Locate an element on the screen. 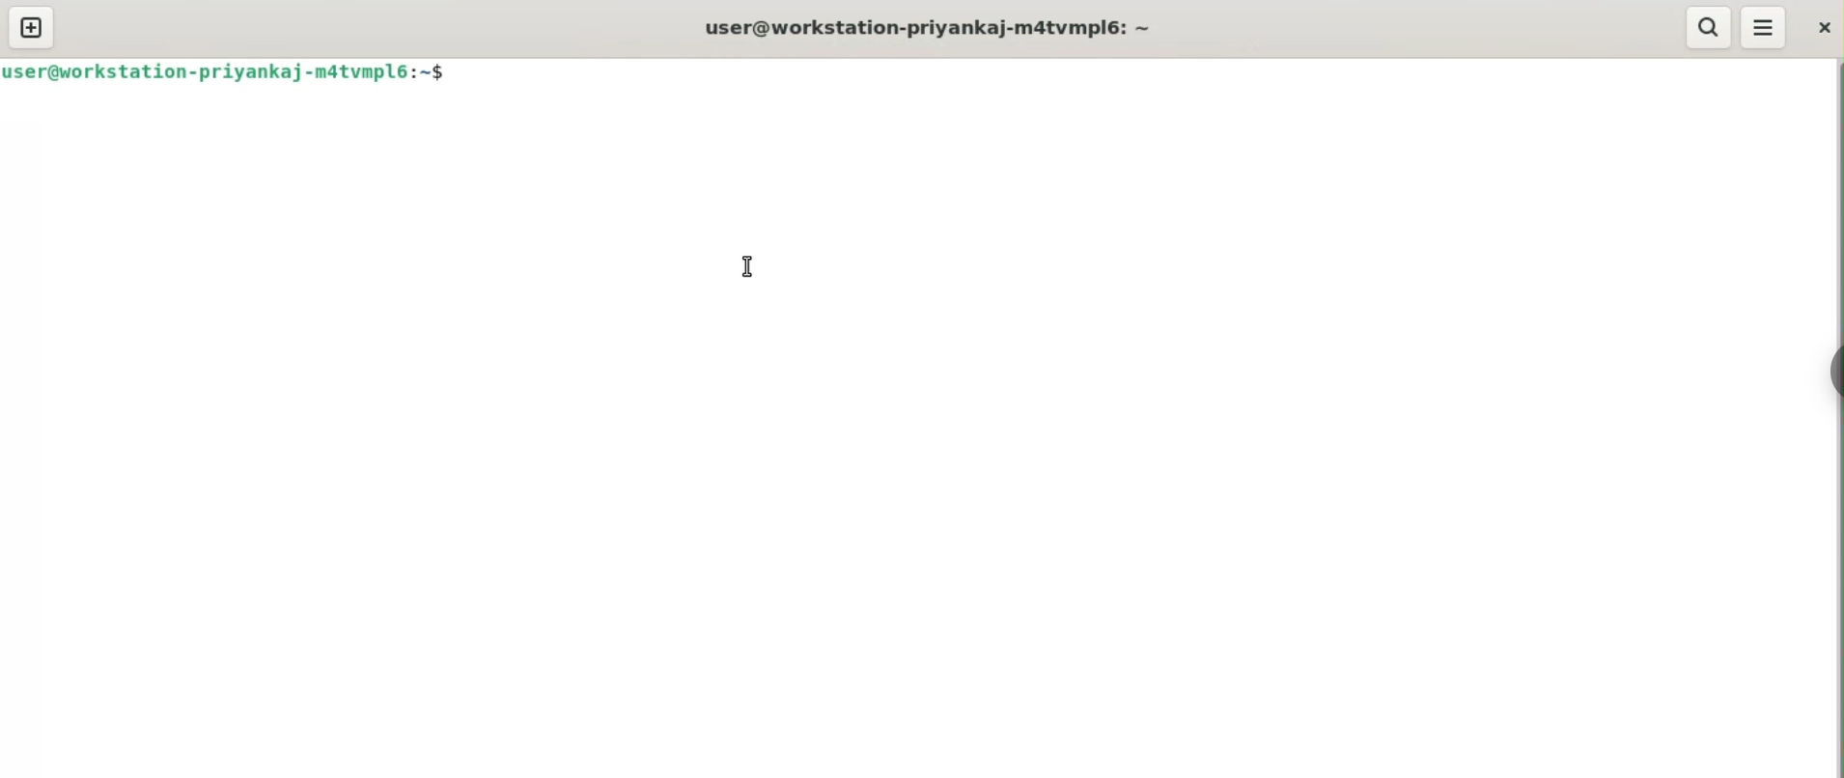  command input is located at coordinates (1153, 71).